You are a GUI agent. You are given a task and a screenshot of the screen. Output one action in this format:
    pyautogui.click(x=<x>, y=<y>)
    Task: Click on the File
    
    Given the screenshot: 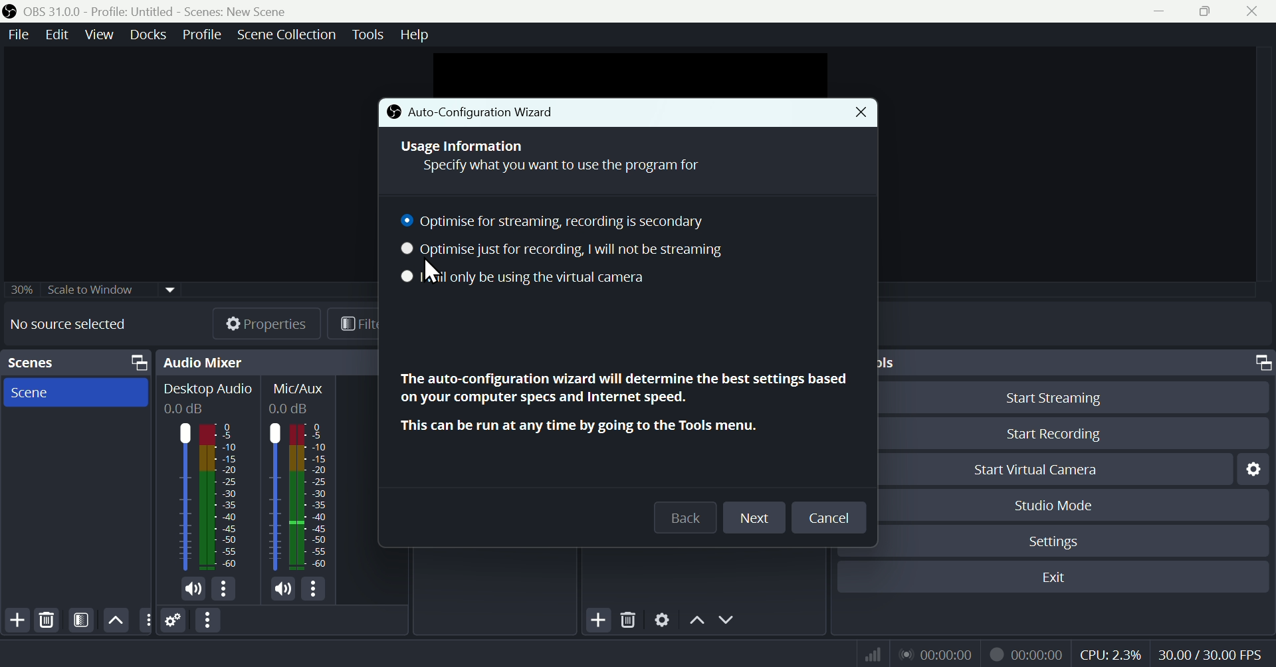 What is the action you would take?
    pyautogui.click(x=20, y=35)
    